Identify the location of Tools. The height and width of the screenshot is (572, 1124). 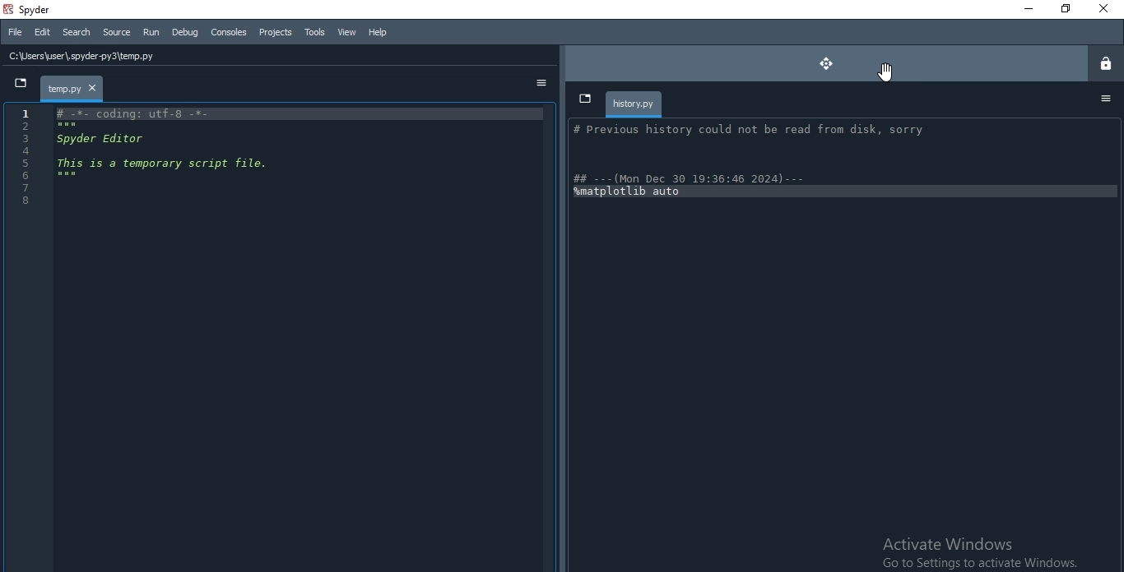
(315, 31).